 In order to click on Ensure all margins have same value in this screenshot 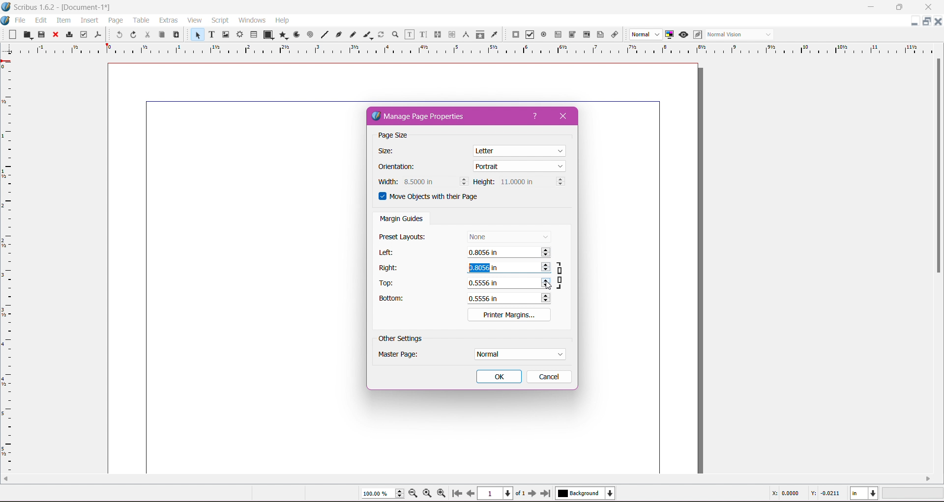, I will do `click(561, 275)`.